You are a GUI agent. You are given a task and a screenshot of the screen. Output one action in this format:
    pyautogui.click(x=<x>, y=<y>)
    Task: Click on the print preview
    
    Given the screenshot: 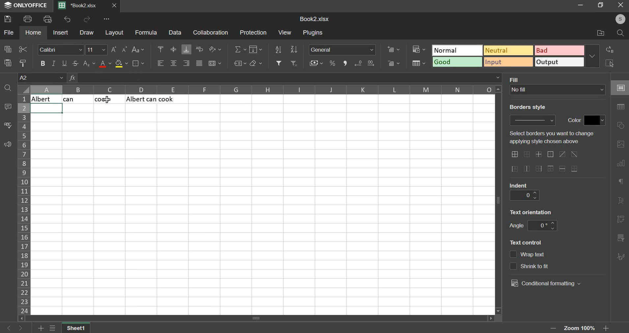 What is the action you would take?
    pyautogui.click(x=48, y=19)
    